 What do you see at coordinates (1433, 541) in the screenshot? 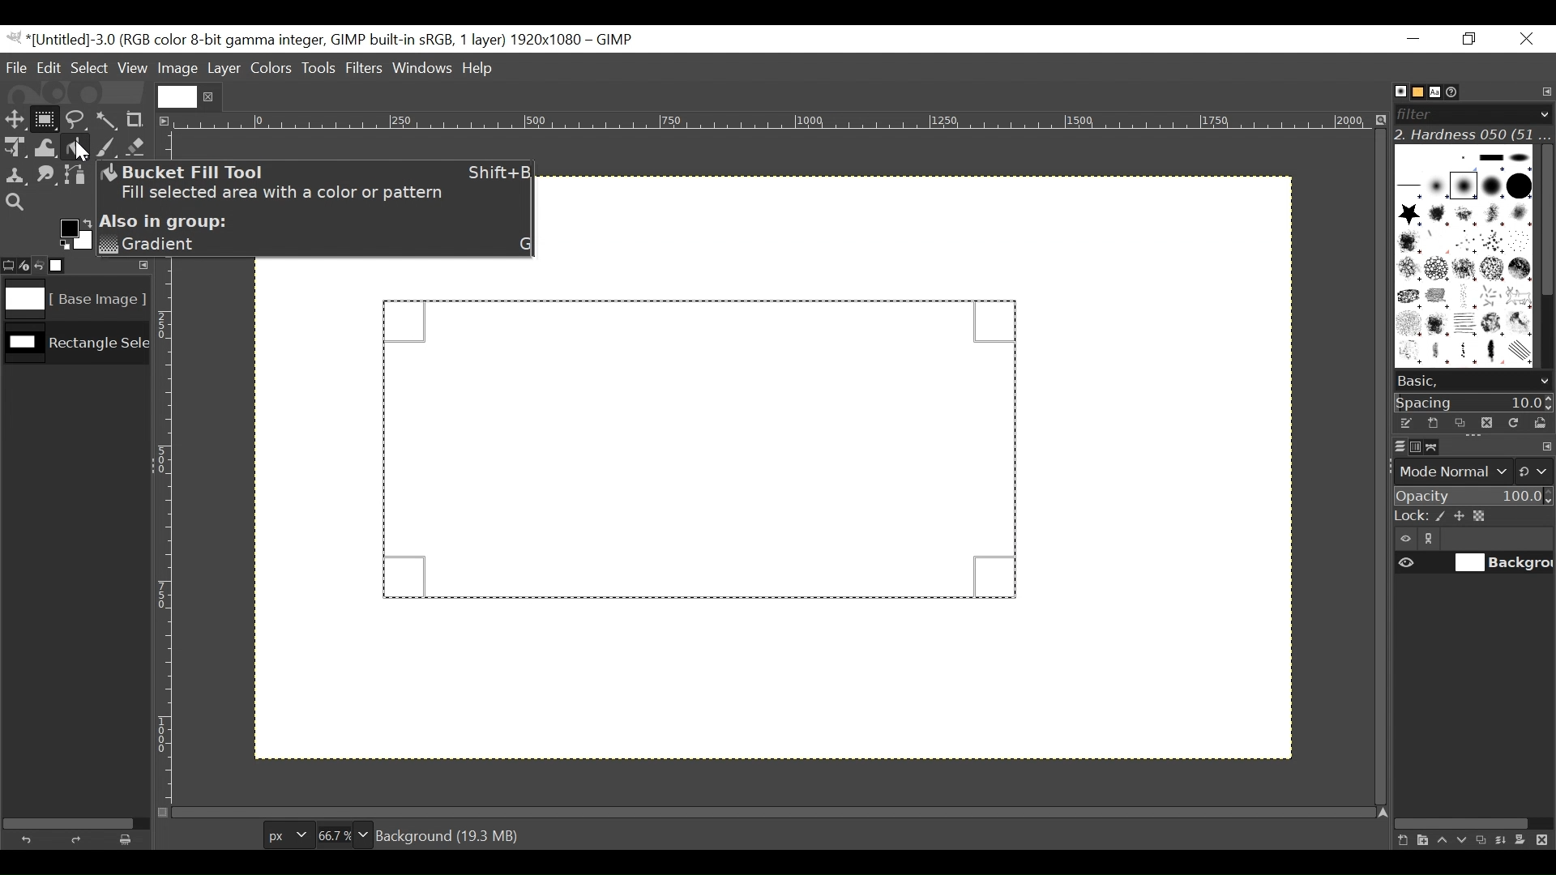
I see `link/unlink item` at bounding box center [1433, 541].